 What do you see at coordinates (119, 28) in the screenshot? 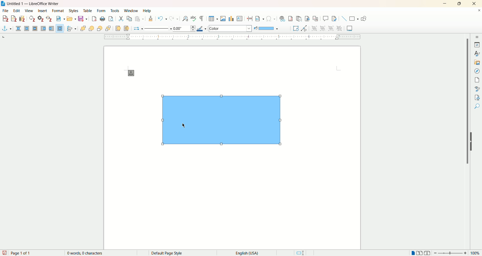
I see `to foregorund` at bounding box center [119, 28].